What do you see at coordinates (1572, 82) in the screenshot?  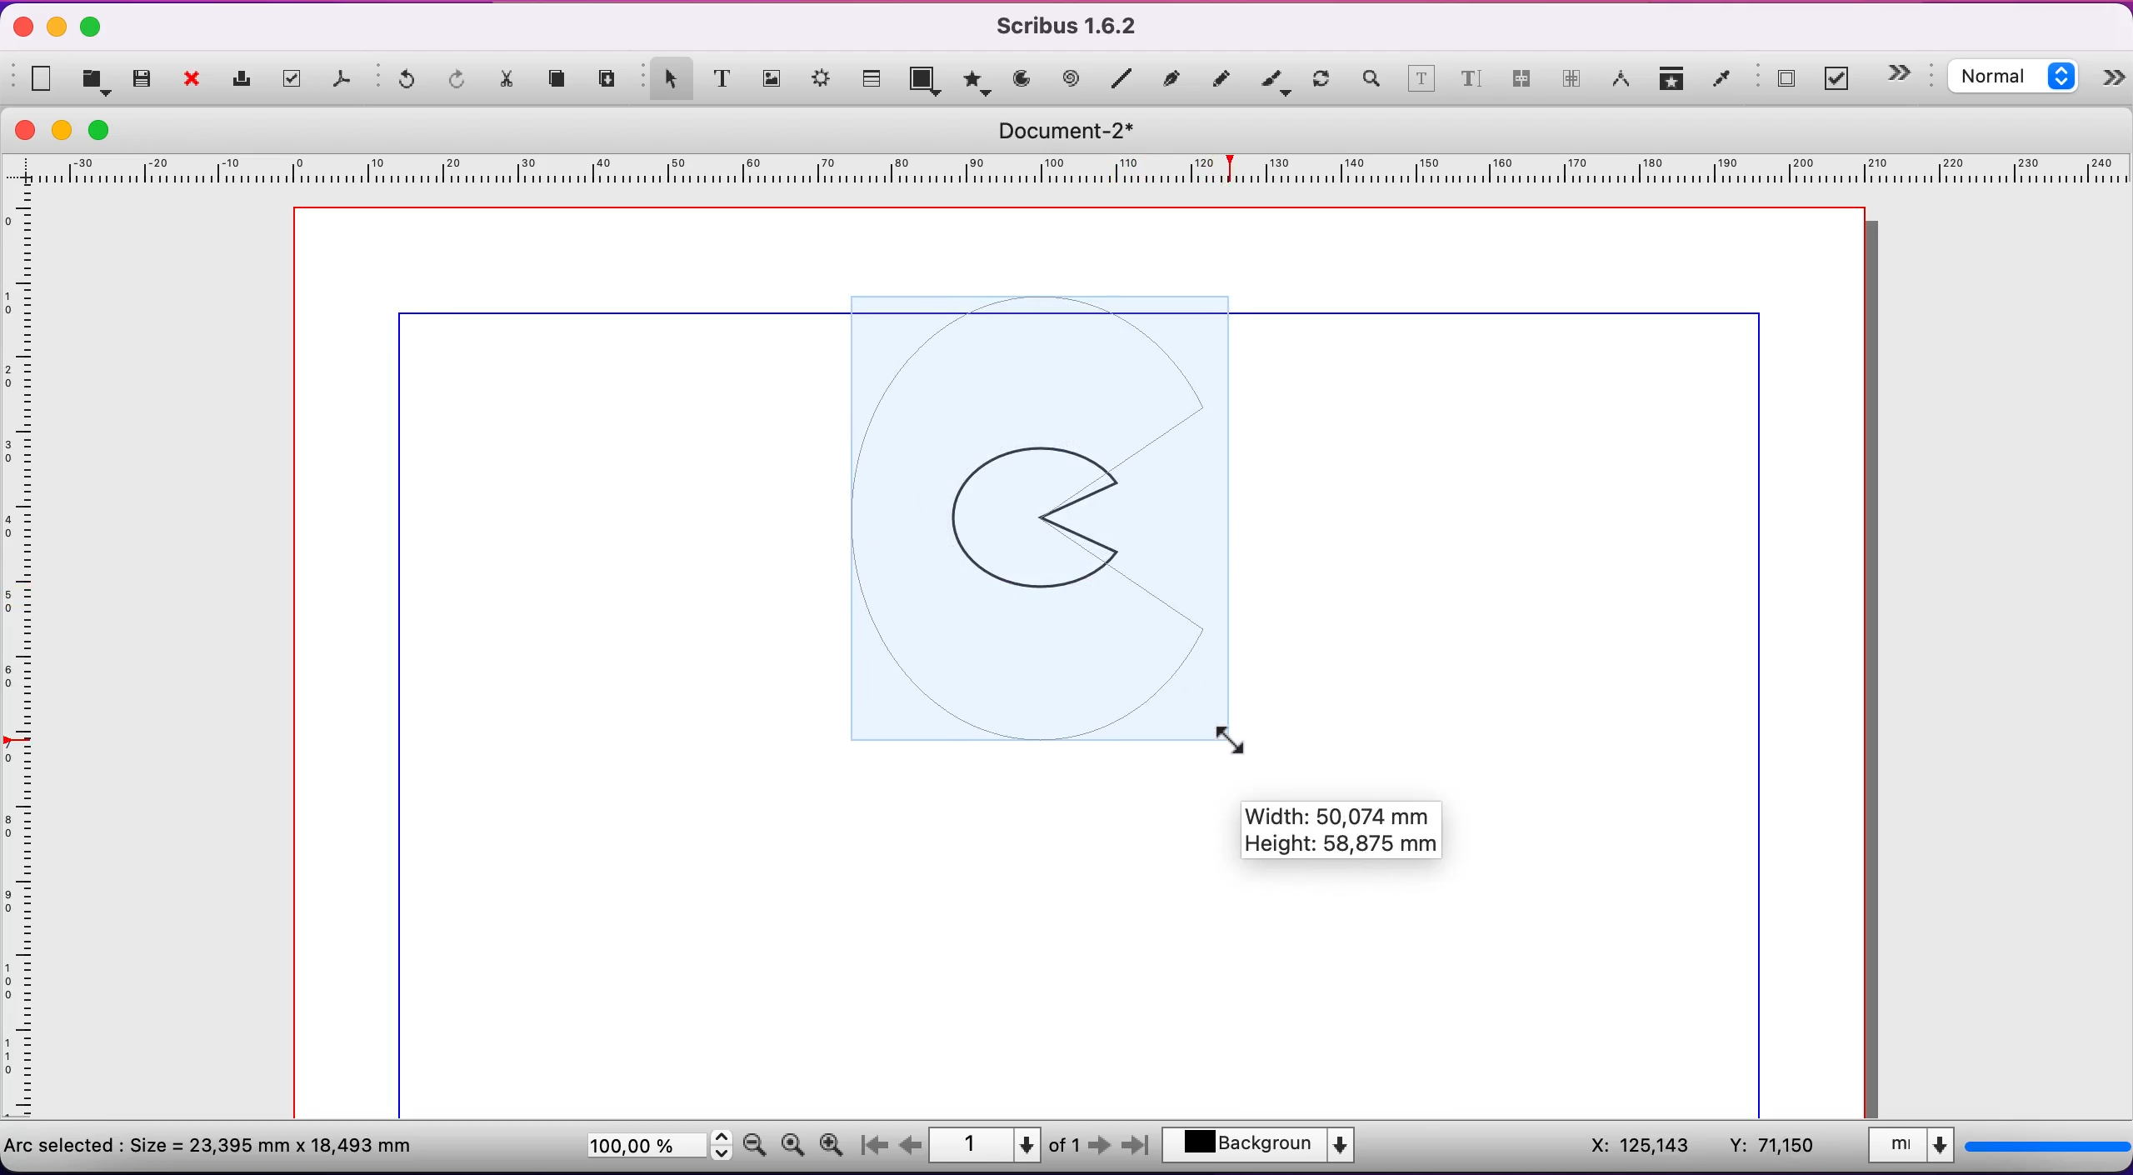 I see `unlink text frames` at bounding box center [1572, 82].